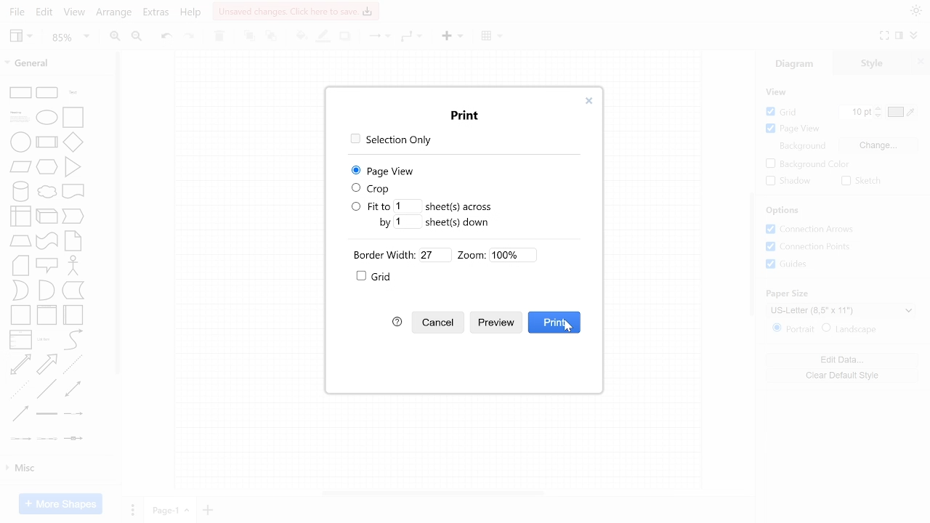 This screenshot has height=523, width=930. Describe the element at coordinates (73, 191) in the screenshot. I see `Document` at that location.